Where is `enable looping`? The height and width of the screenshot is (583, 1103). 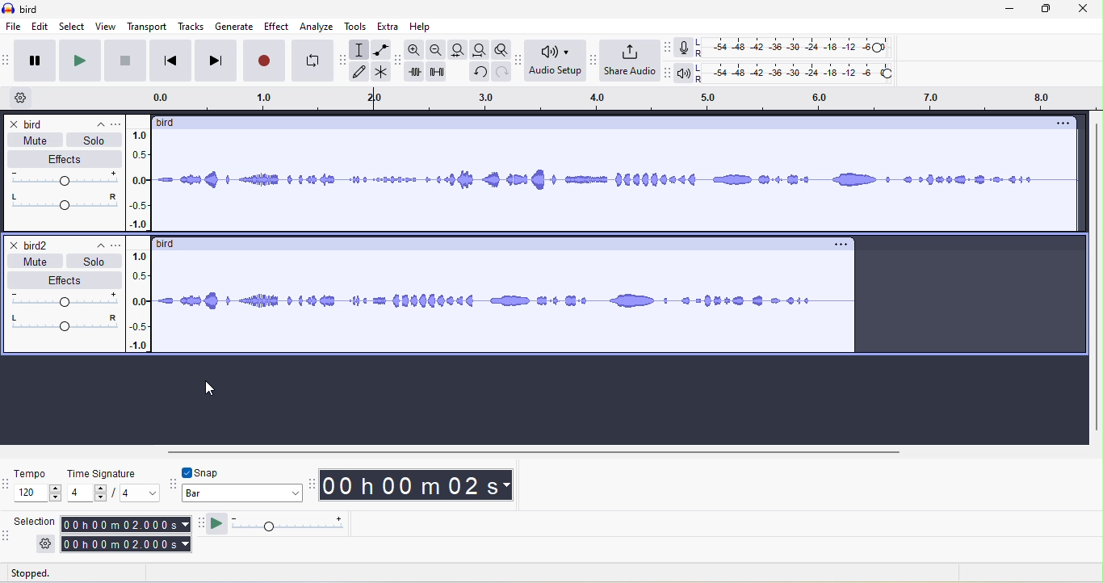
enable looping is located at coordinates (311, 61).